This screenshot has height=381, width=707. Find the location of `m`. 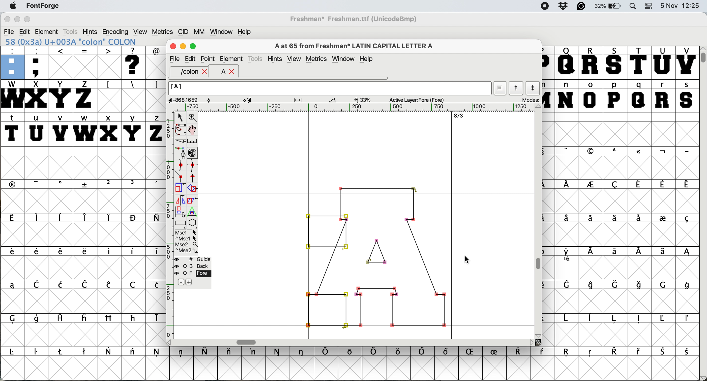

m is located at coordinates (549, 96).